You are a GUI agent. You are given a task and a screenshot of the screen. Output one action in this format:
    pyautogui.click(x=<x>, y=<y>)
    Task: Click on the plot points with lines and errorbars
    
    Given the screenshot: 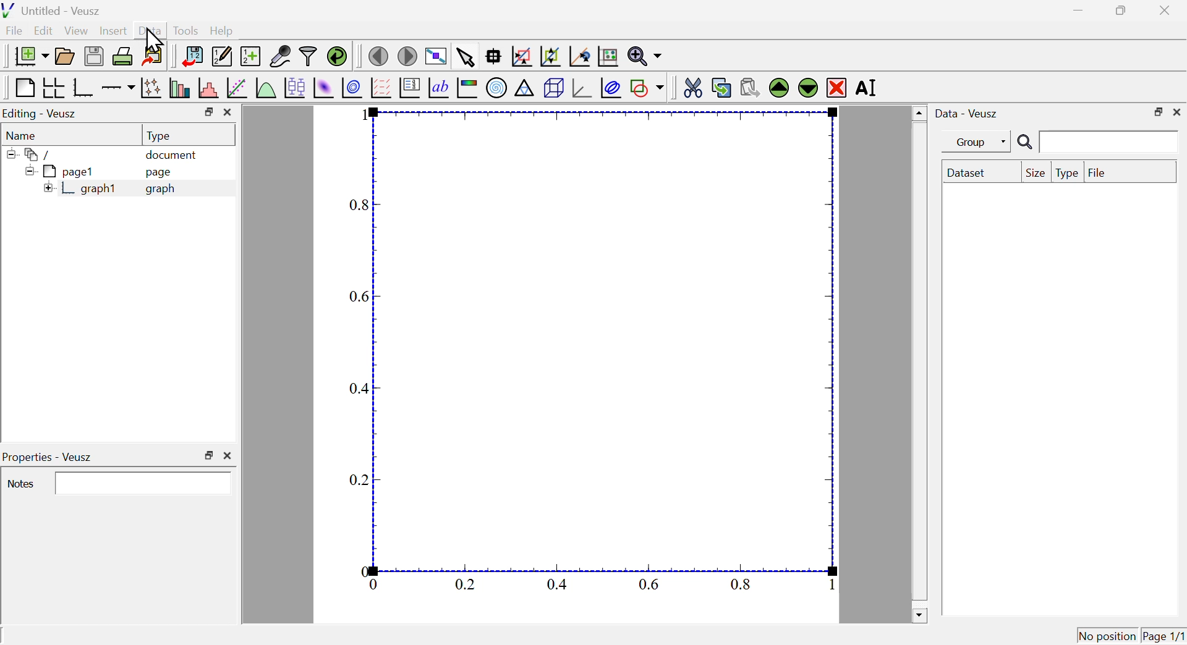 What is the action you would take?
    pyautogui.click(x=151, y=88)
    